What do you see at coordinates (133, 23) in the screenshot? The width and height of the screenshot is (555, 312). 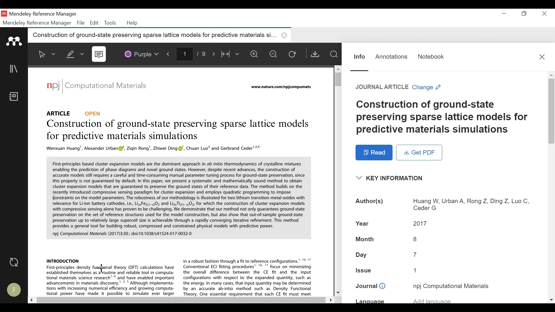 I see `Help` at bounding box center [133, 23].